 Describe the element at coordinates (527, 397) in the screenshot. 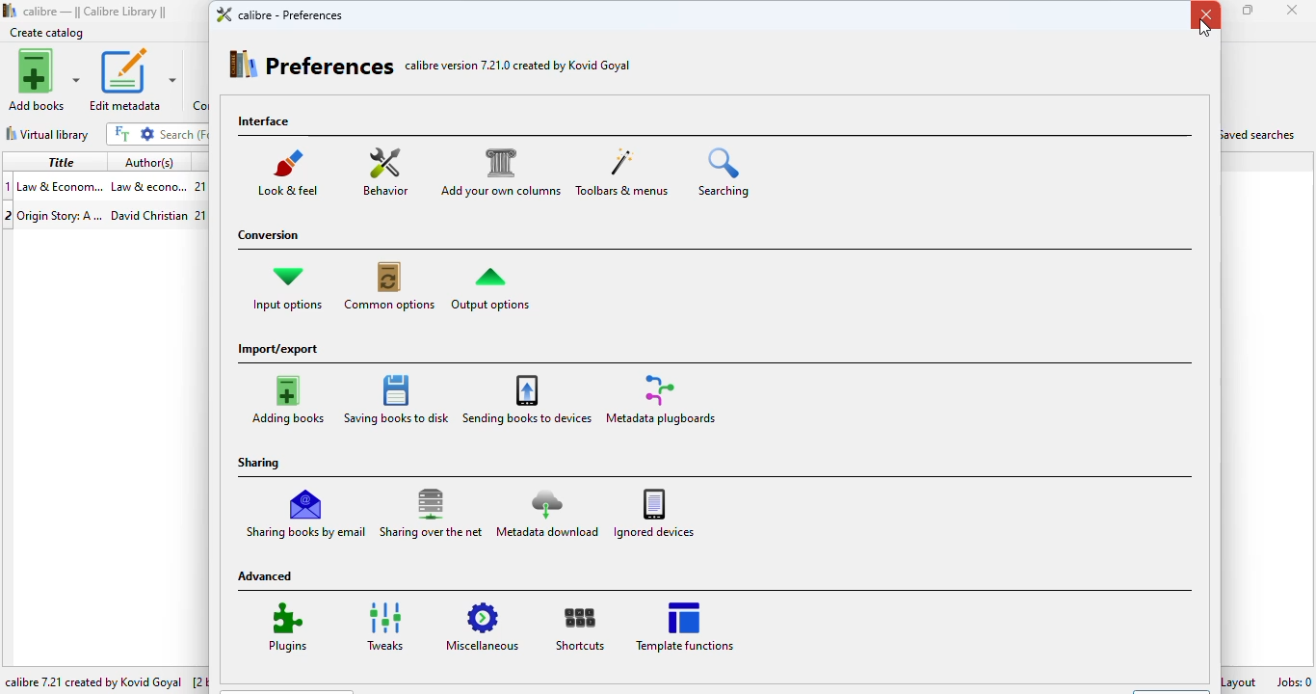

I see `sending books to devices` at that location.